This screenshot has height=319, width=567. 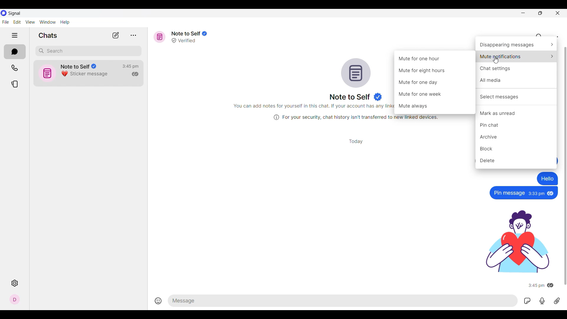 What do you see at coordinates (135, 74) in the screenshot?
I see `Indicates message has been read` at bounding box center [135, 74].